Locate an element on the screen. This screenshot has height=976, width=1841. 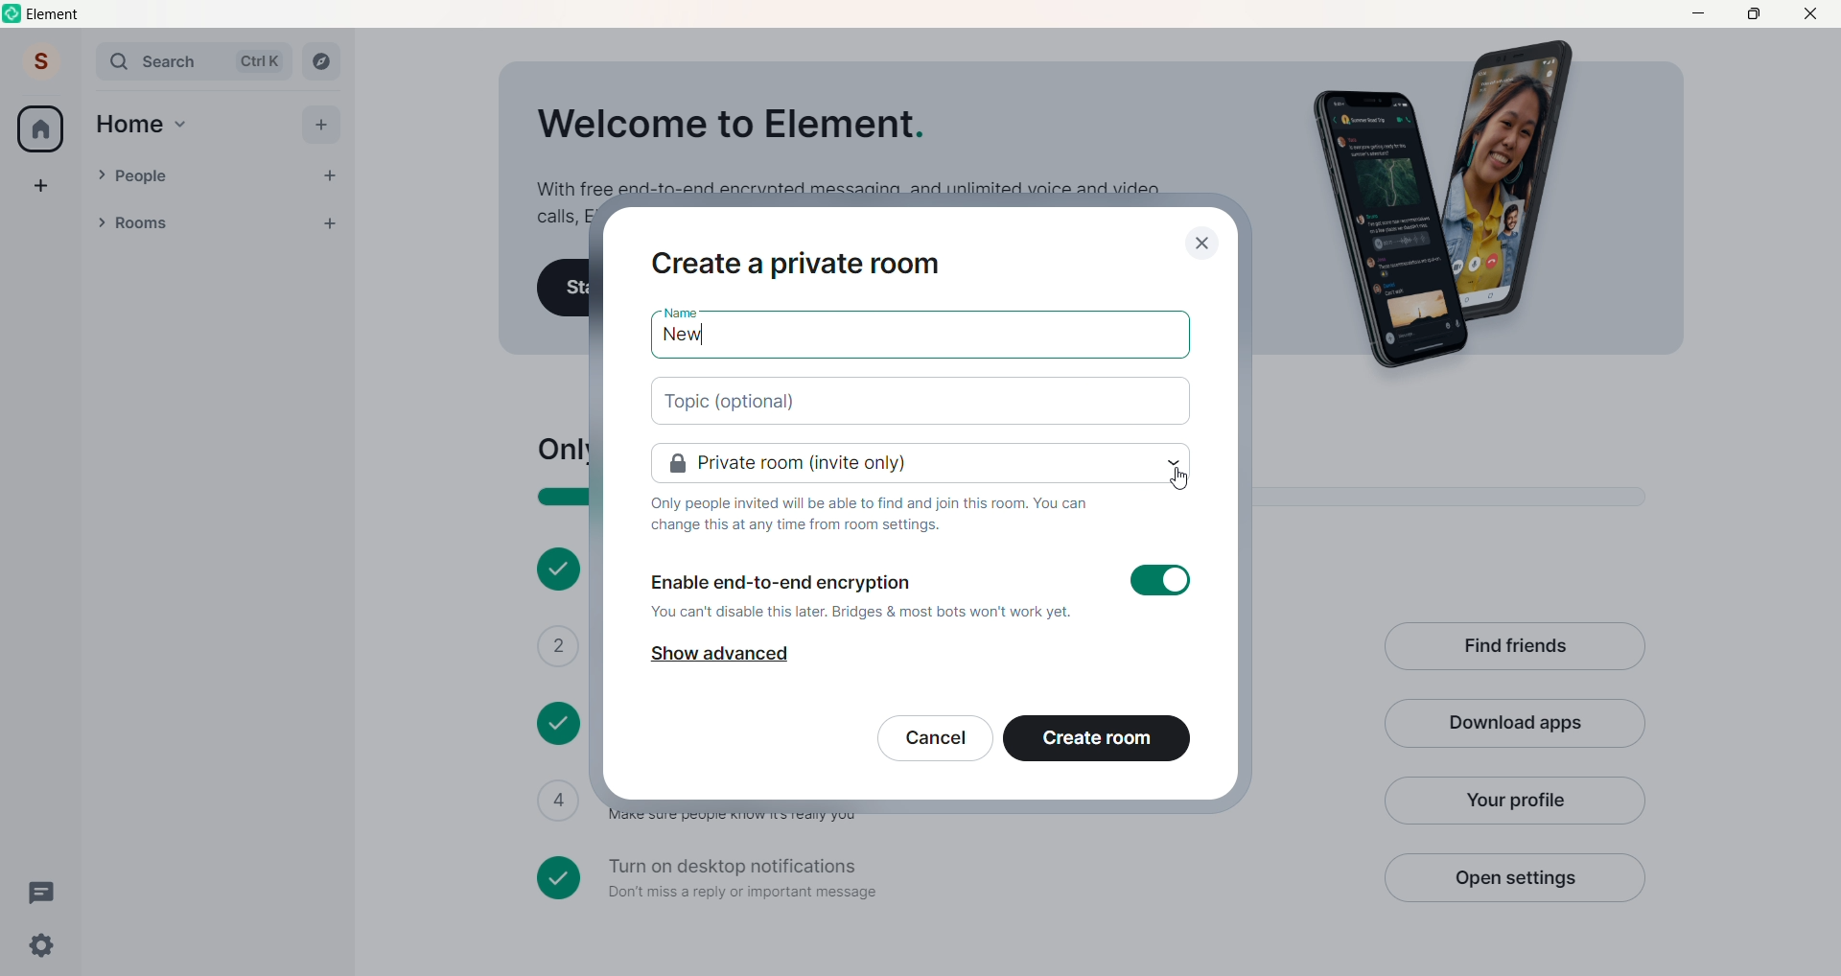
Room Drop Down is located at coordinates (102, 222).